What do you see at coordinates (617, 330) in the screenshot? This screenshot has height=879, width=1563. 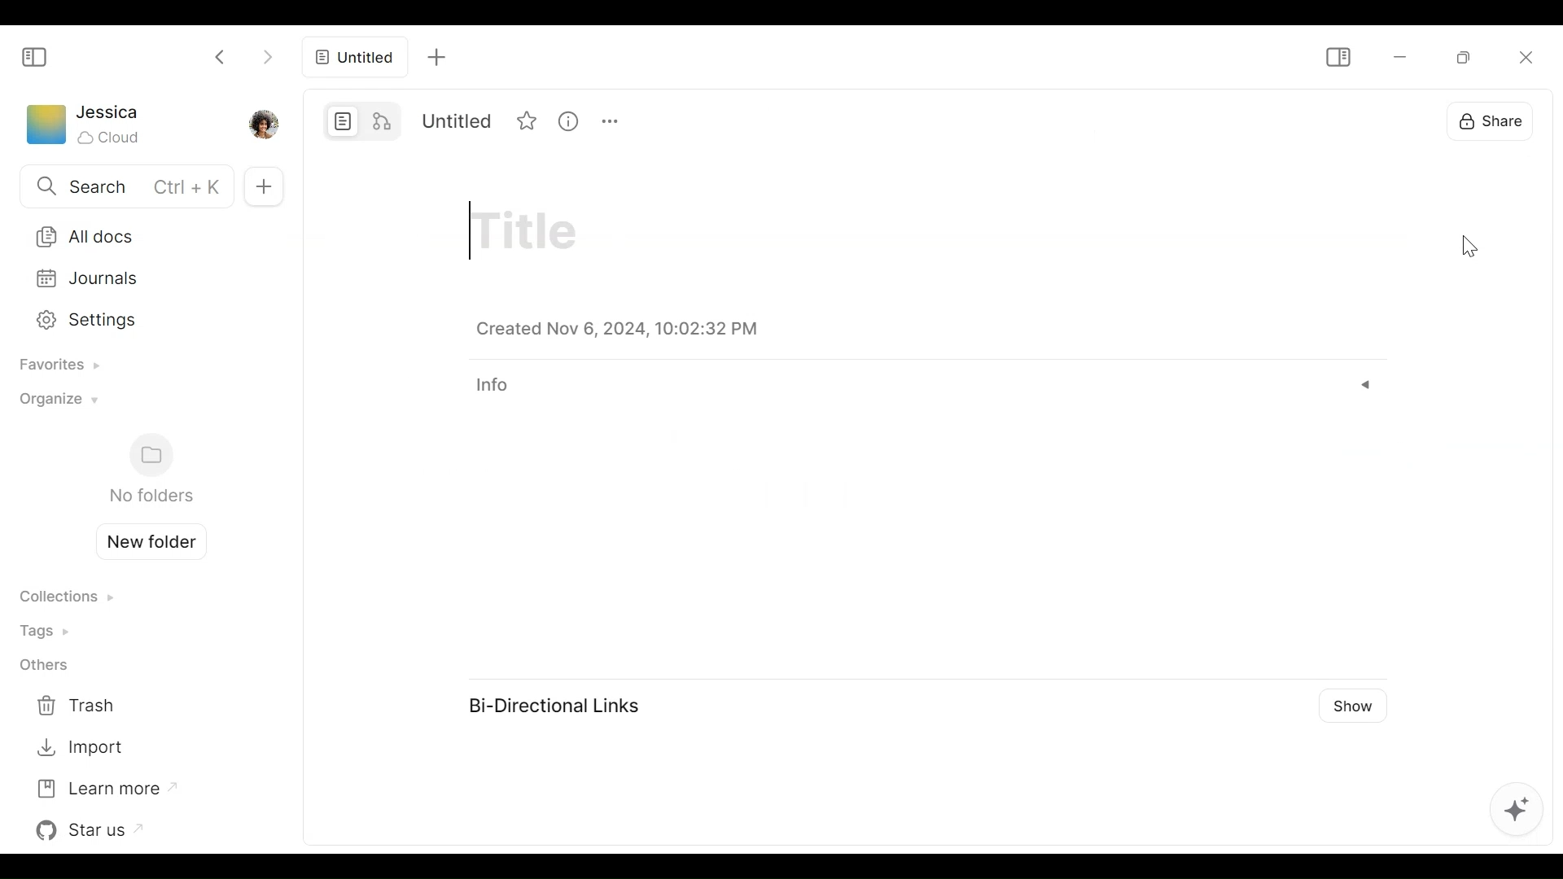 I see `Created Date and Time` at bounding box center [617, 330].